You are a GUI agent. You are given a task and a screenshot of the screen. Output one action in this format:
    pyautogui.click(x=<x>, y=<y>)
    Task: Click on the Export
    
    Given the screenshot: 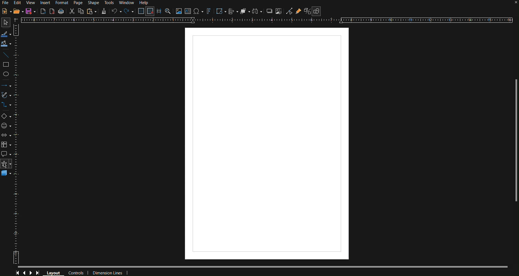 What is the action you would take?
    pyautogui.click(x=43, y=11)
    